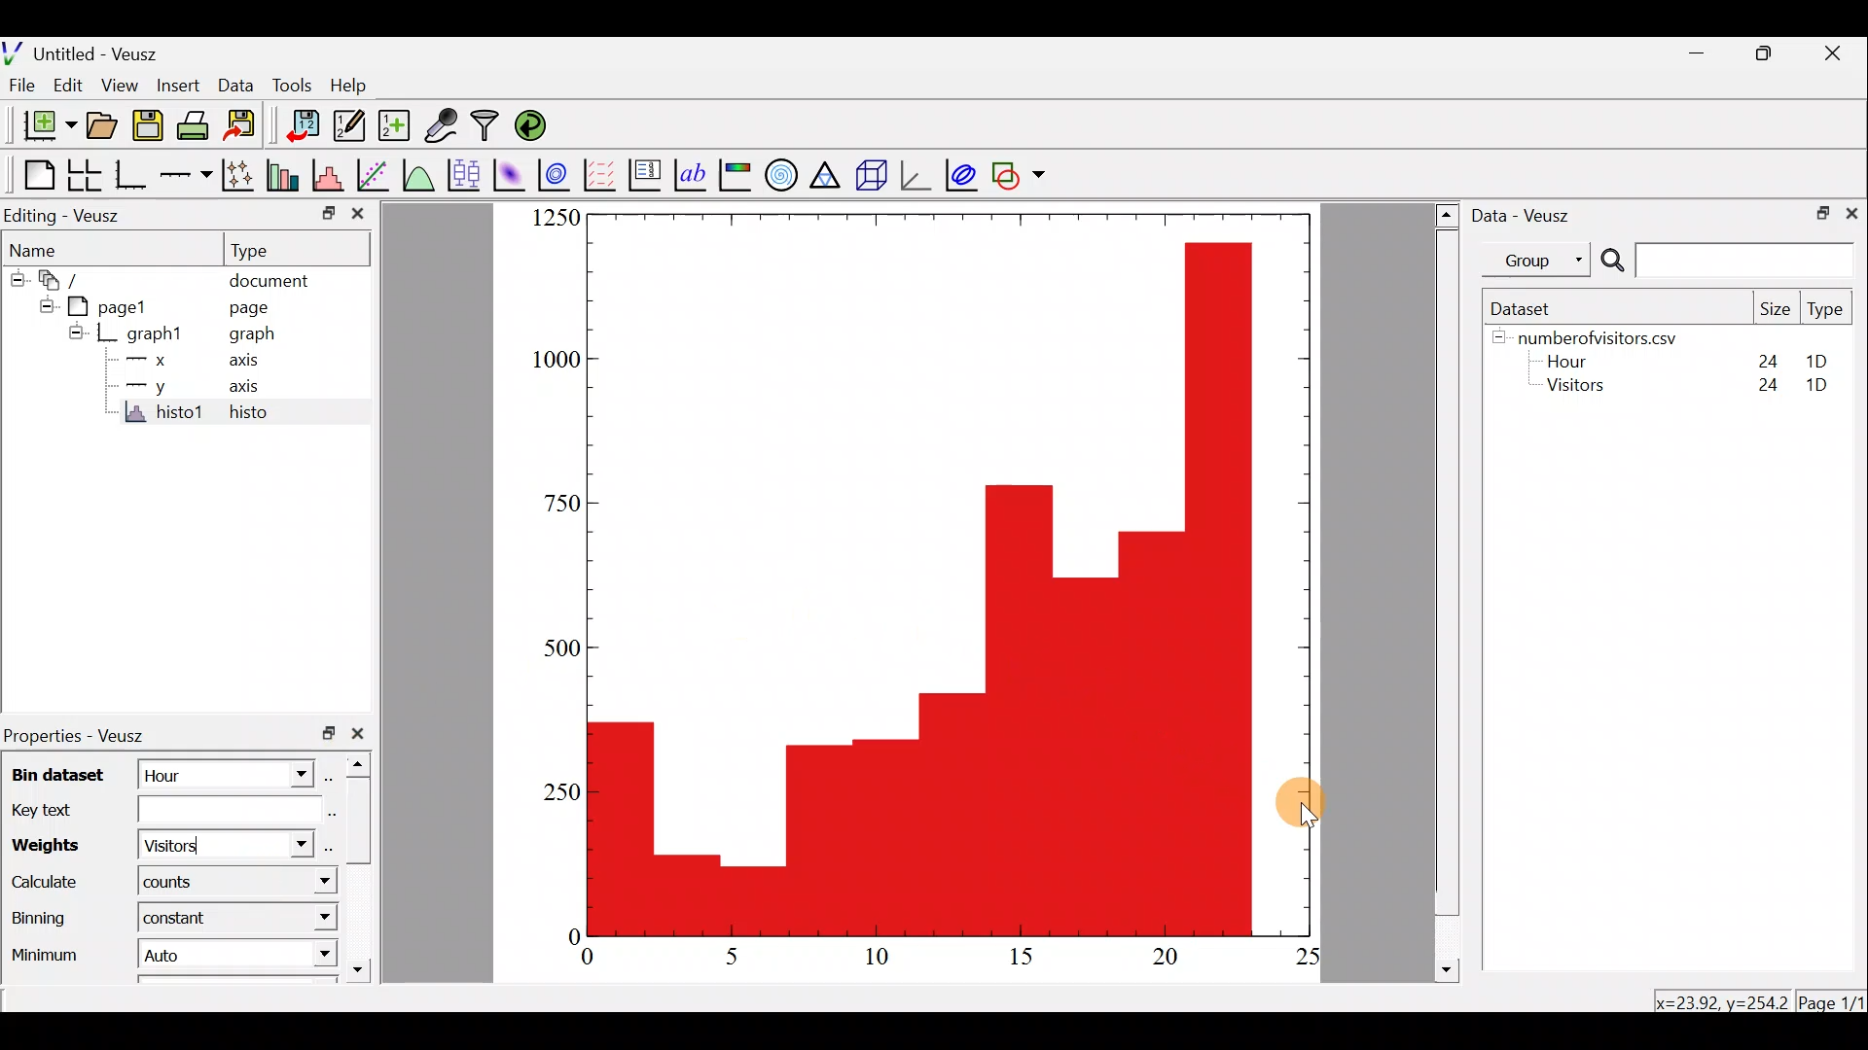 The width and height of the screenshot is (1868, 1050). Describe the element at coordinates (100, 125) in the screenshot. I see `open a document` at that location.